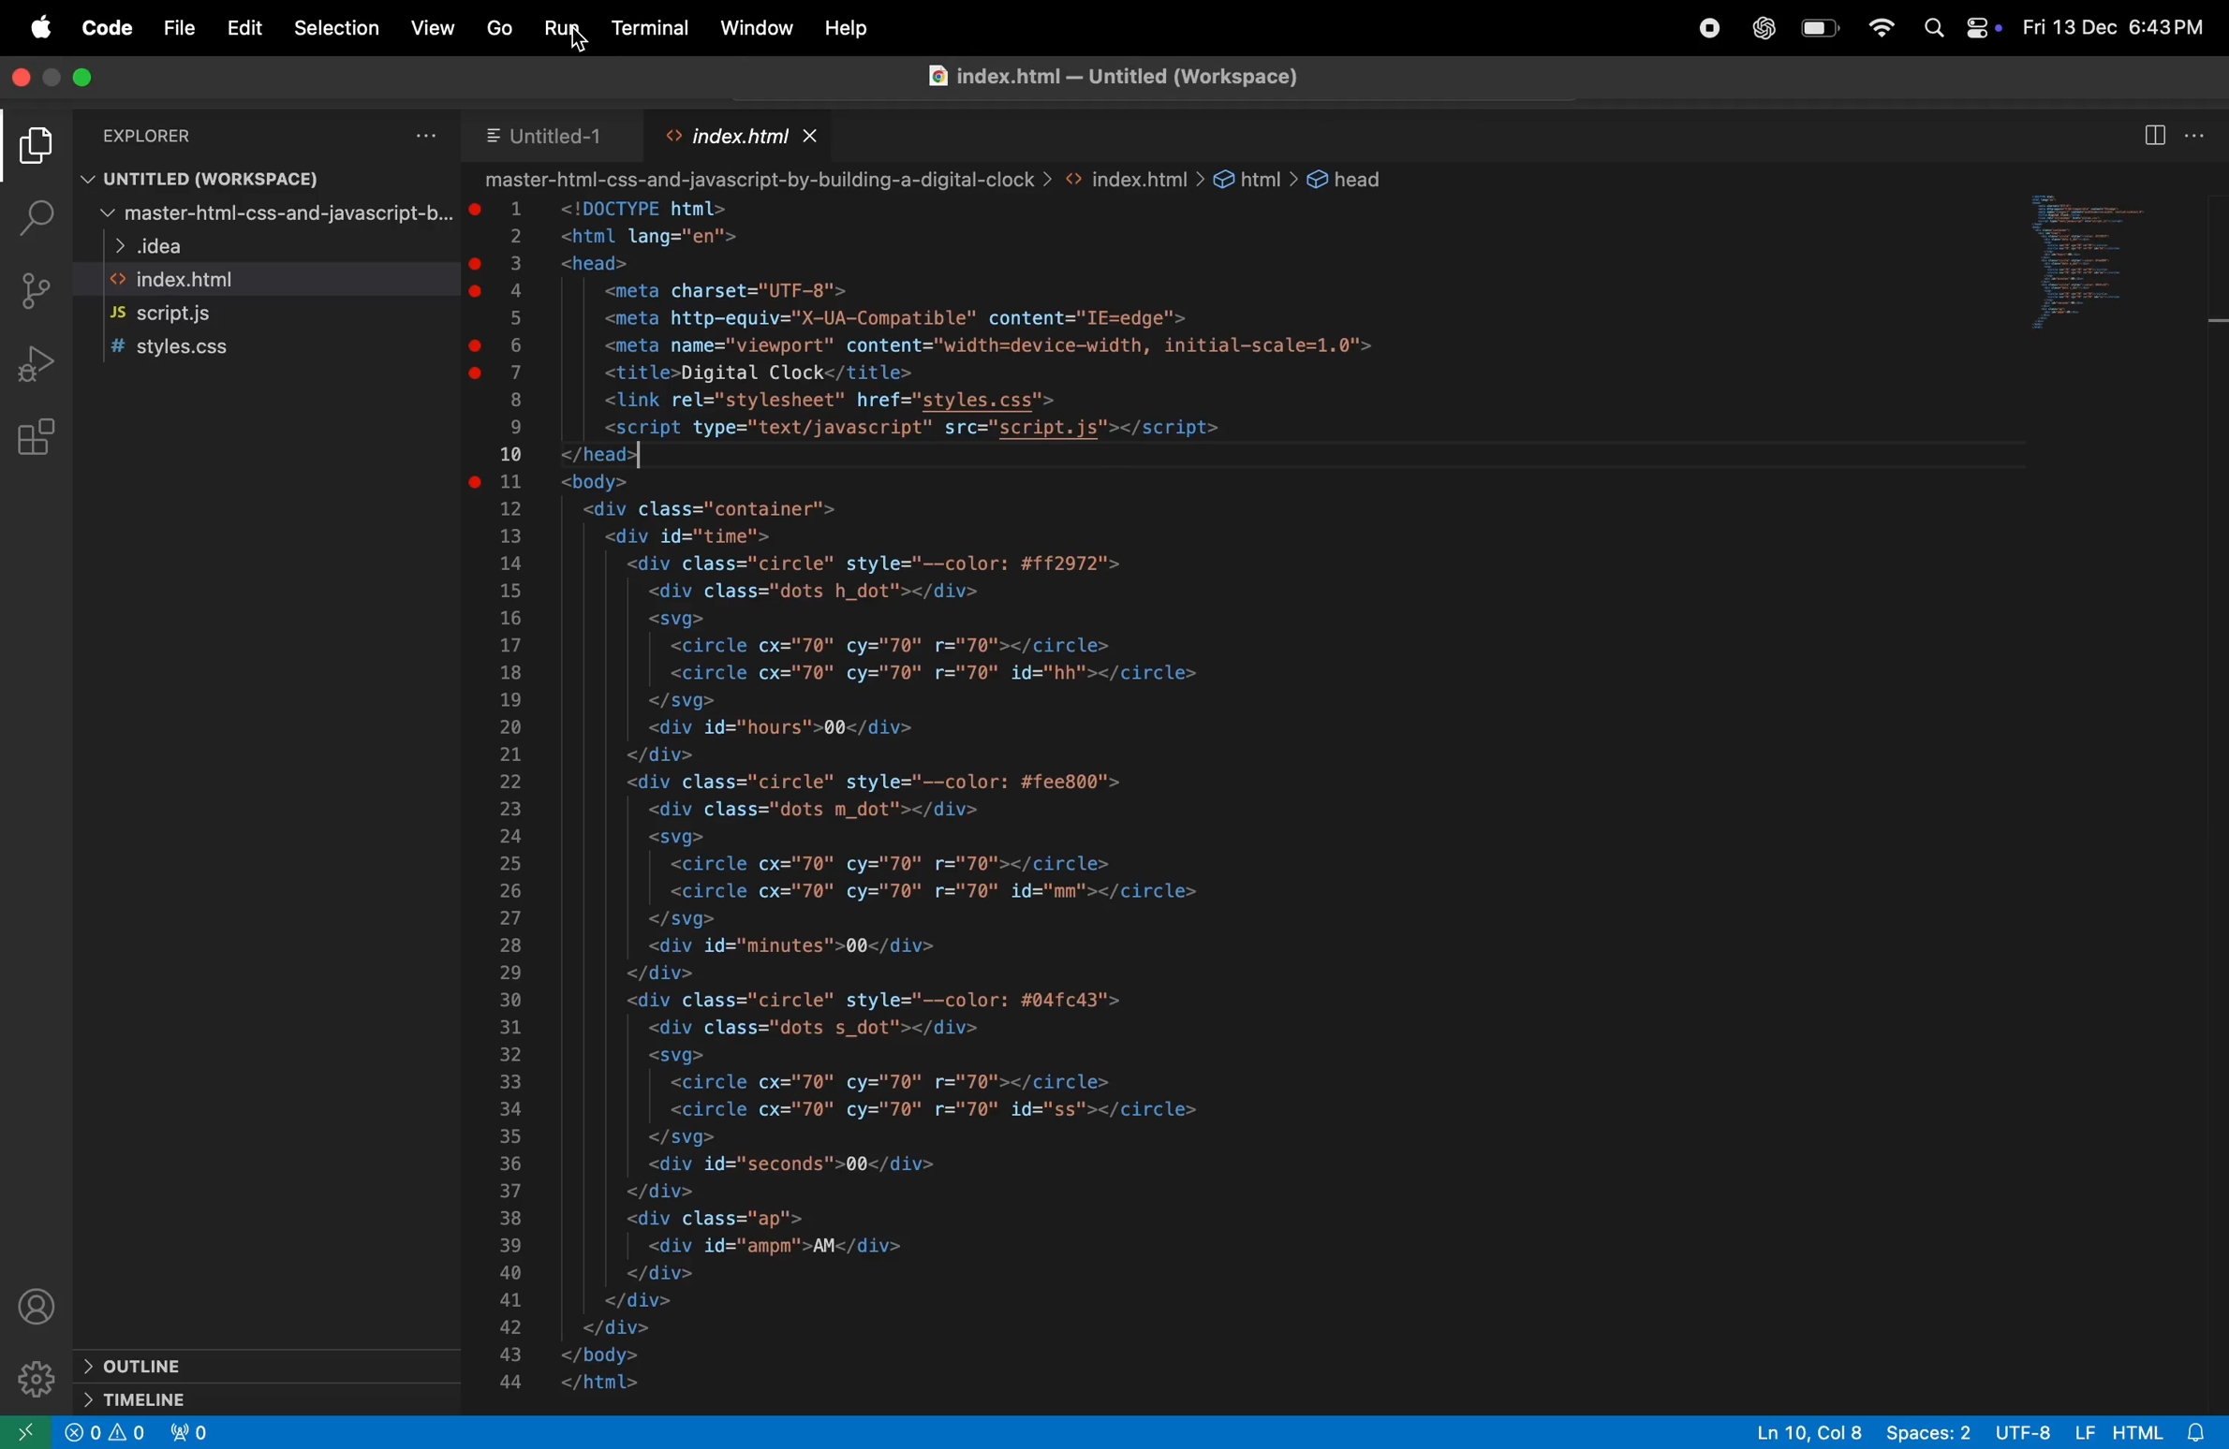 This screenshot has height=1449, width=2229. I want to click on split editor, so click(2156, 136).